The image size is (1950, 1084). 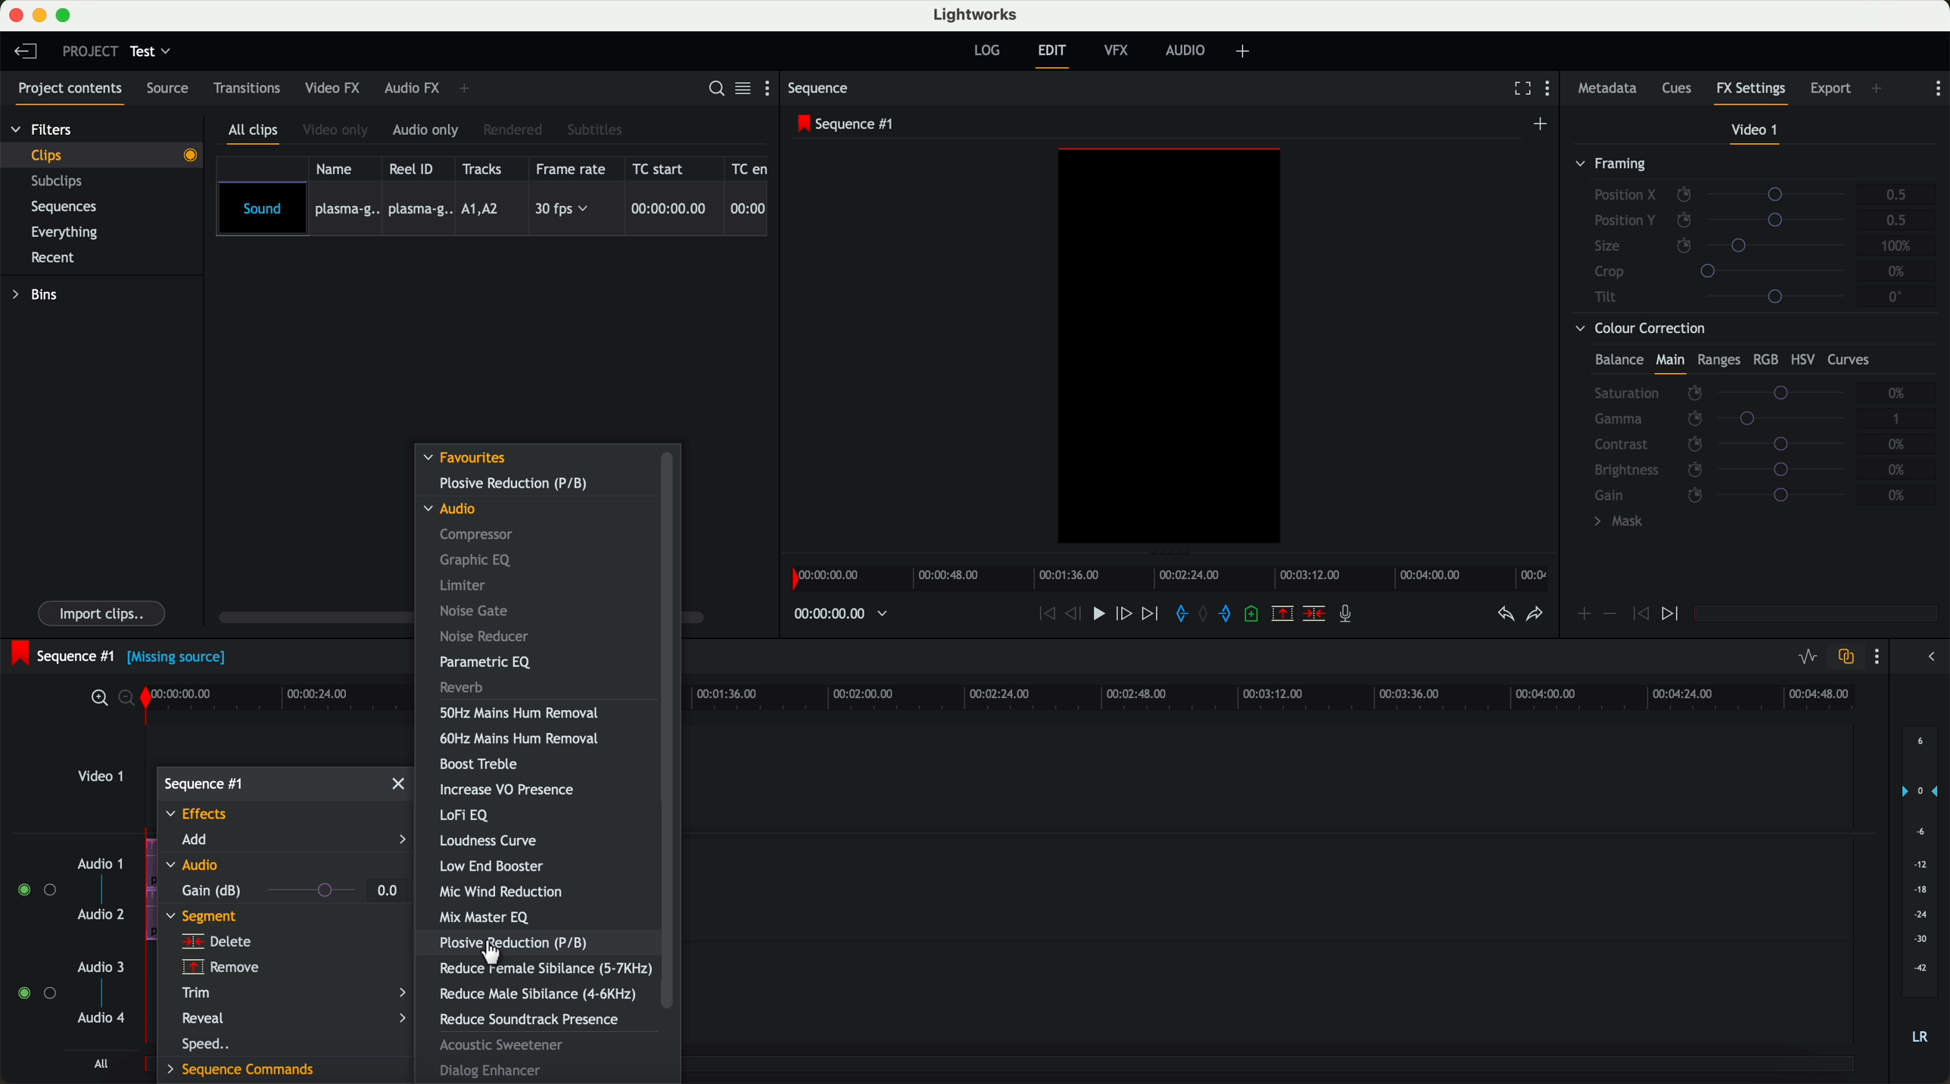 What do you see at coordinates (1553, 91) in the screenshot?
I see `show settings menu` at bounding box center [1553, 91].